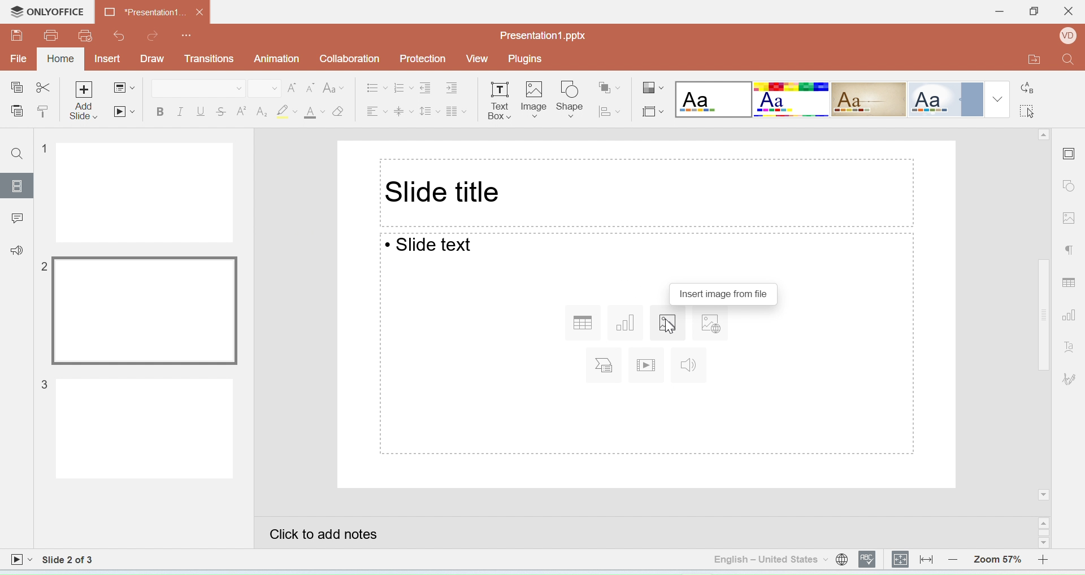 The width and height of the screenshot is (1085, 575). I want to click on Insert, so click(110, 59).